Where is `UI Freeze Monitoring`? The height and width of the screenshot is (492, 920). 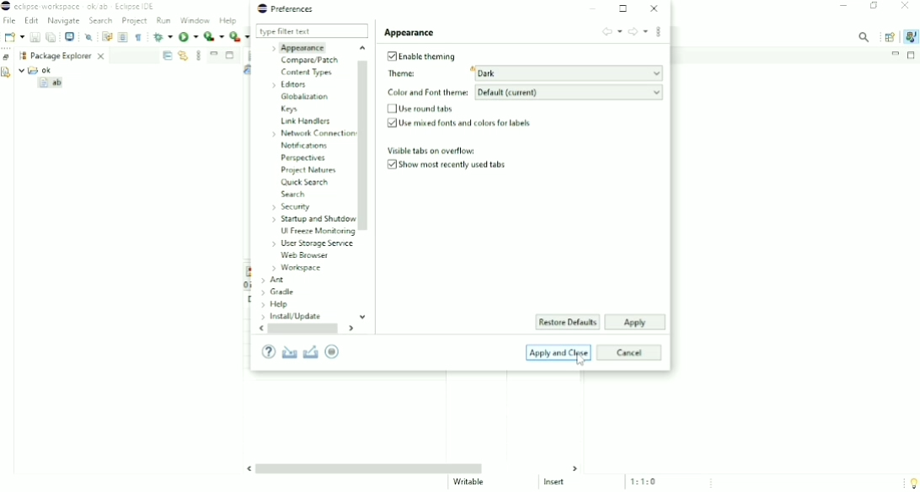
UI Freeze Monitoring is located at coordinates (316, 233).